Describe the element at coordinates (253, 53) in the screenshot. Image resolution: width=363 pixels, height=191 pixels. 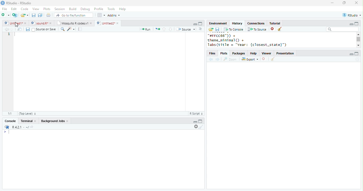
I see `Help` at that location.